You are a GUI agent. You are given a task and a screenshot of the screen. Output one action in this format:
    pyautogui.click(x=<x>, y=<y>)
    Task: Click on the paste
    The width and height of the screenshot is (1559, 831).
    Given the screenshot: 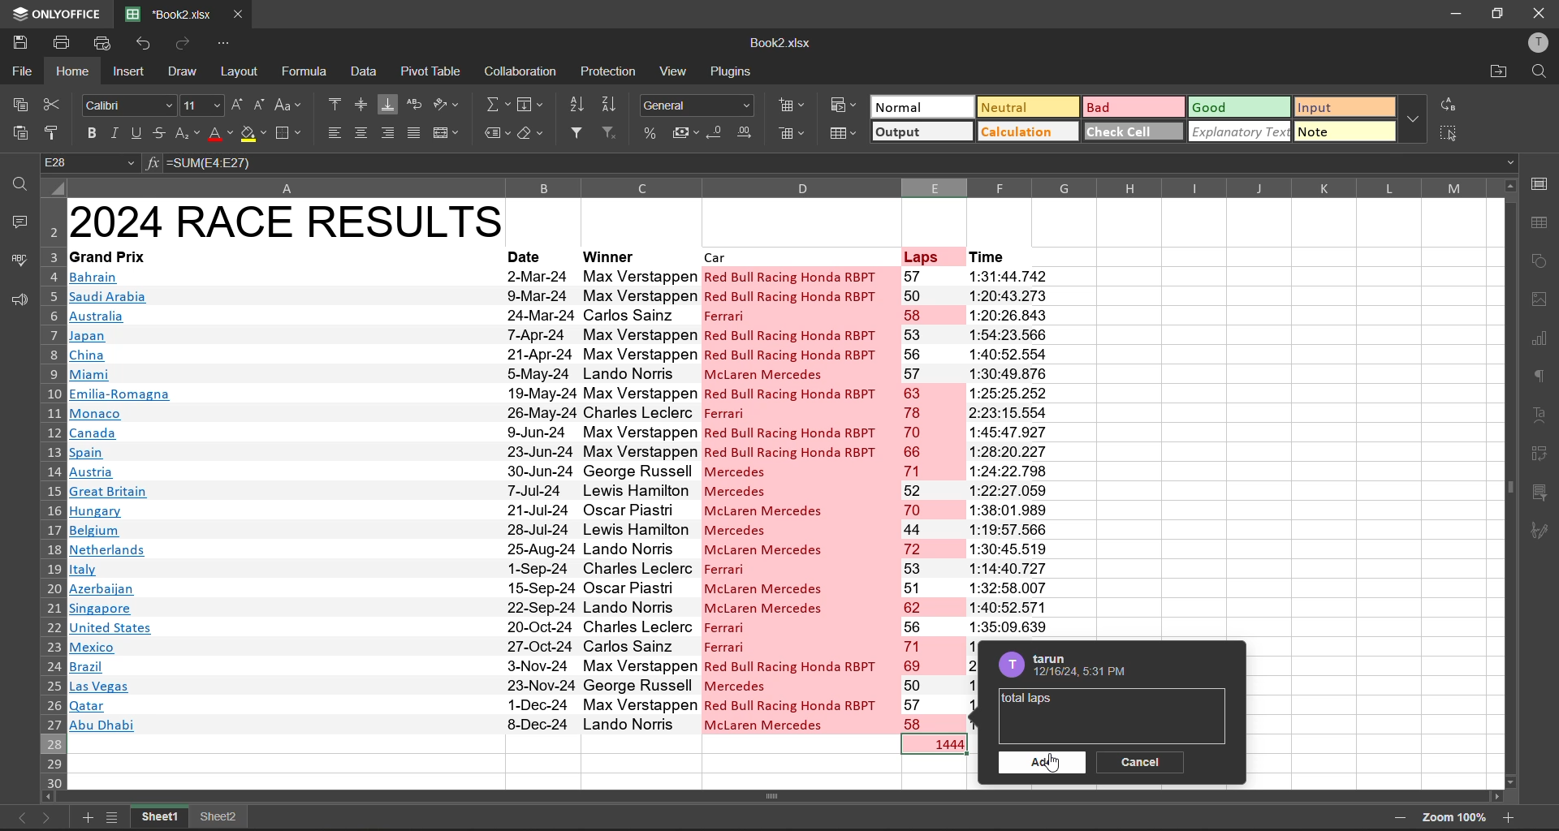 What is the action you would take?
    pyautogui.click(x=19, y=129)
    